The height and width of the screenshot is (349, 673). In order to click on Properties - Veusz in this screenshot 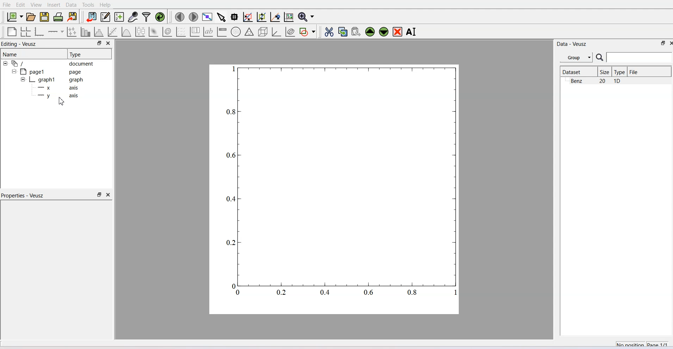, I will do `click(23, 195)`.